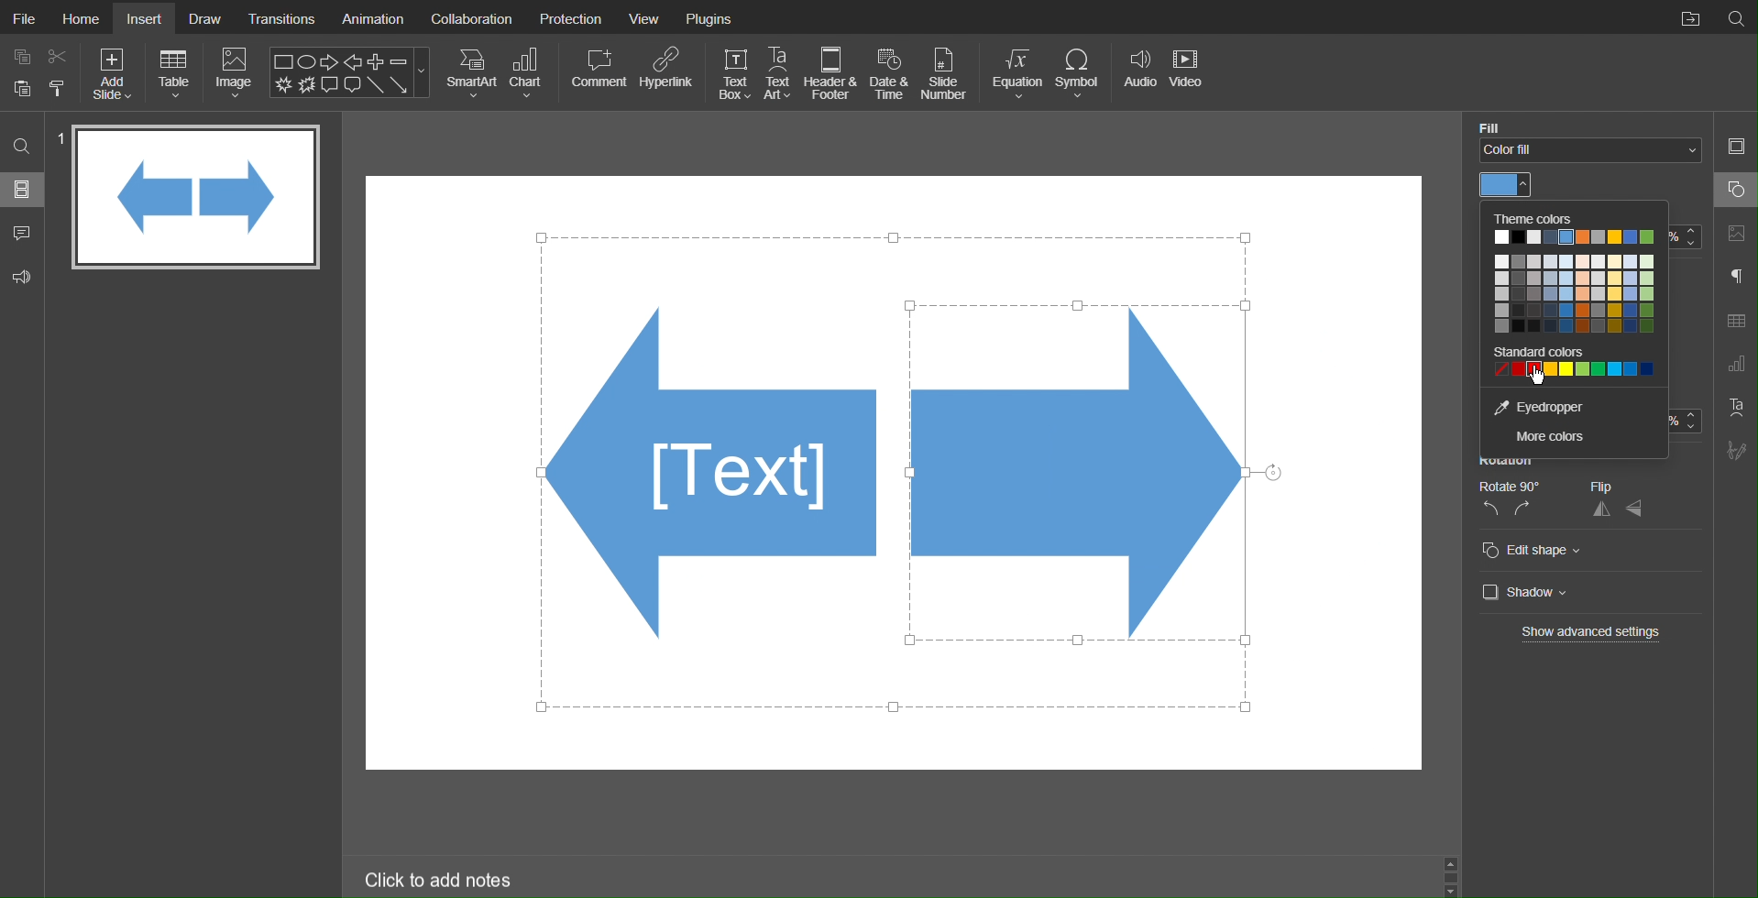  What do you see at coordinates (1592, 634) in the screenshot?
I see `Show advanced settings` at bounding box center [1592, 634].